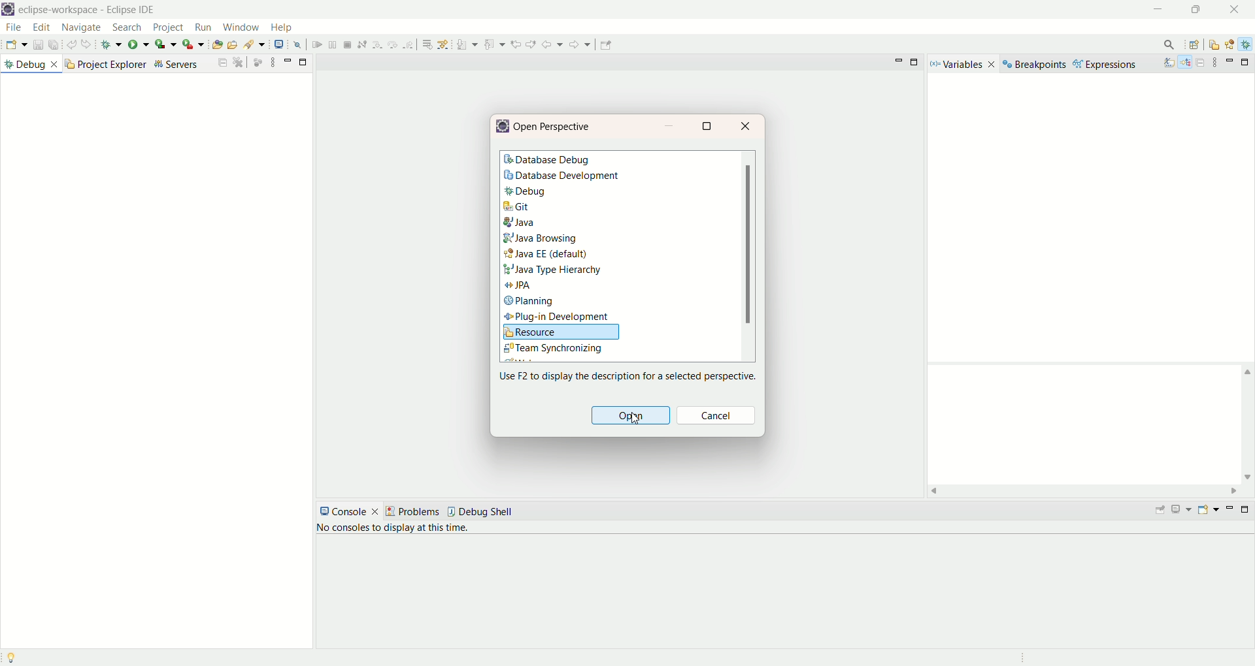  Describe the element at coordinates (127, 27) in the screenshot. I see `search` at that location.